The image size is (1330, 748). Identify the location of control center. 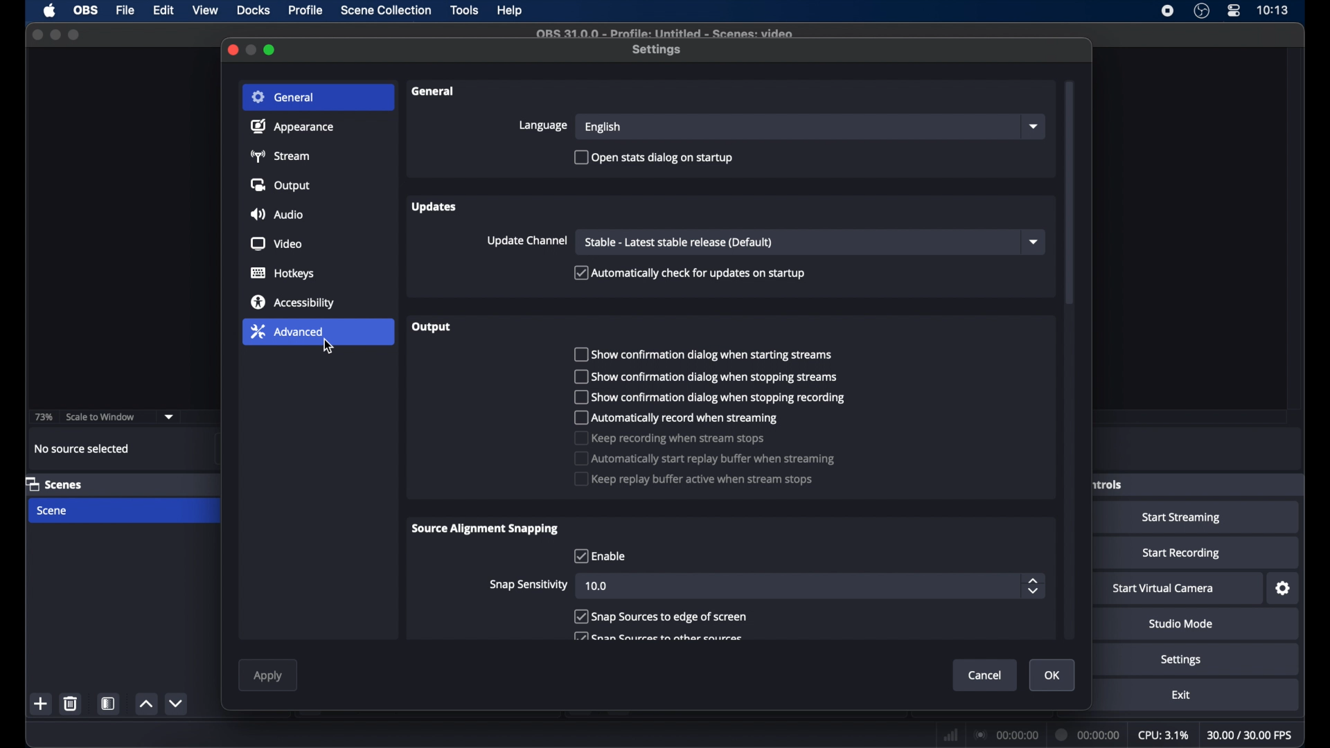
(1233, 11).